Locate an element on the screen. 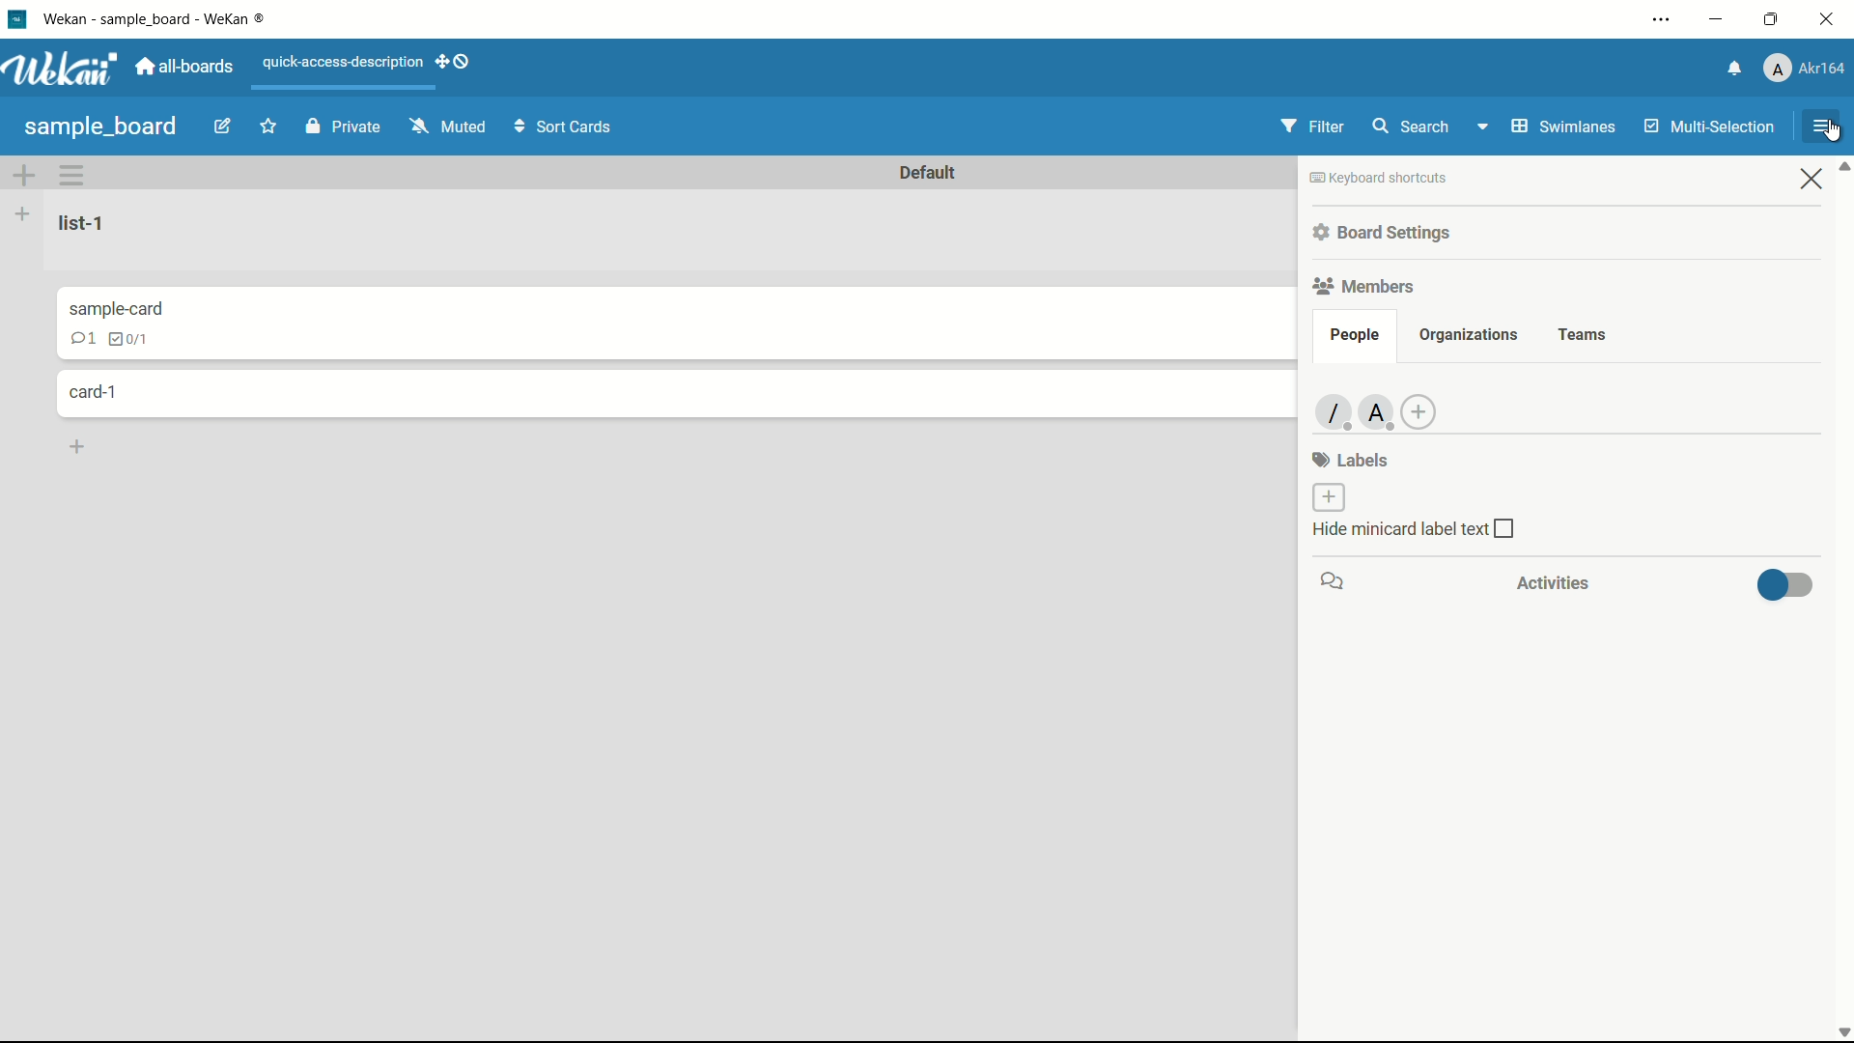  board settings is located at coordinates (1386, 232).